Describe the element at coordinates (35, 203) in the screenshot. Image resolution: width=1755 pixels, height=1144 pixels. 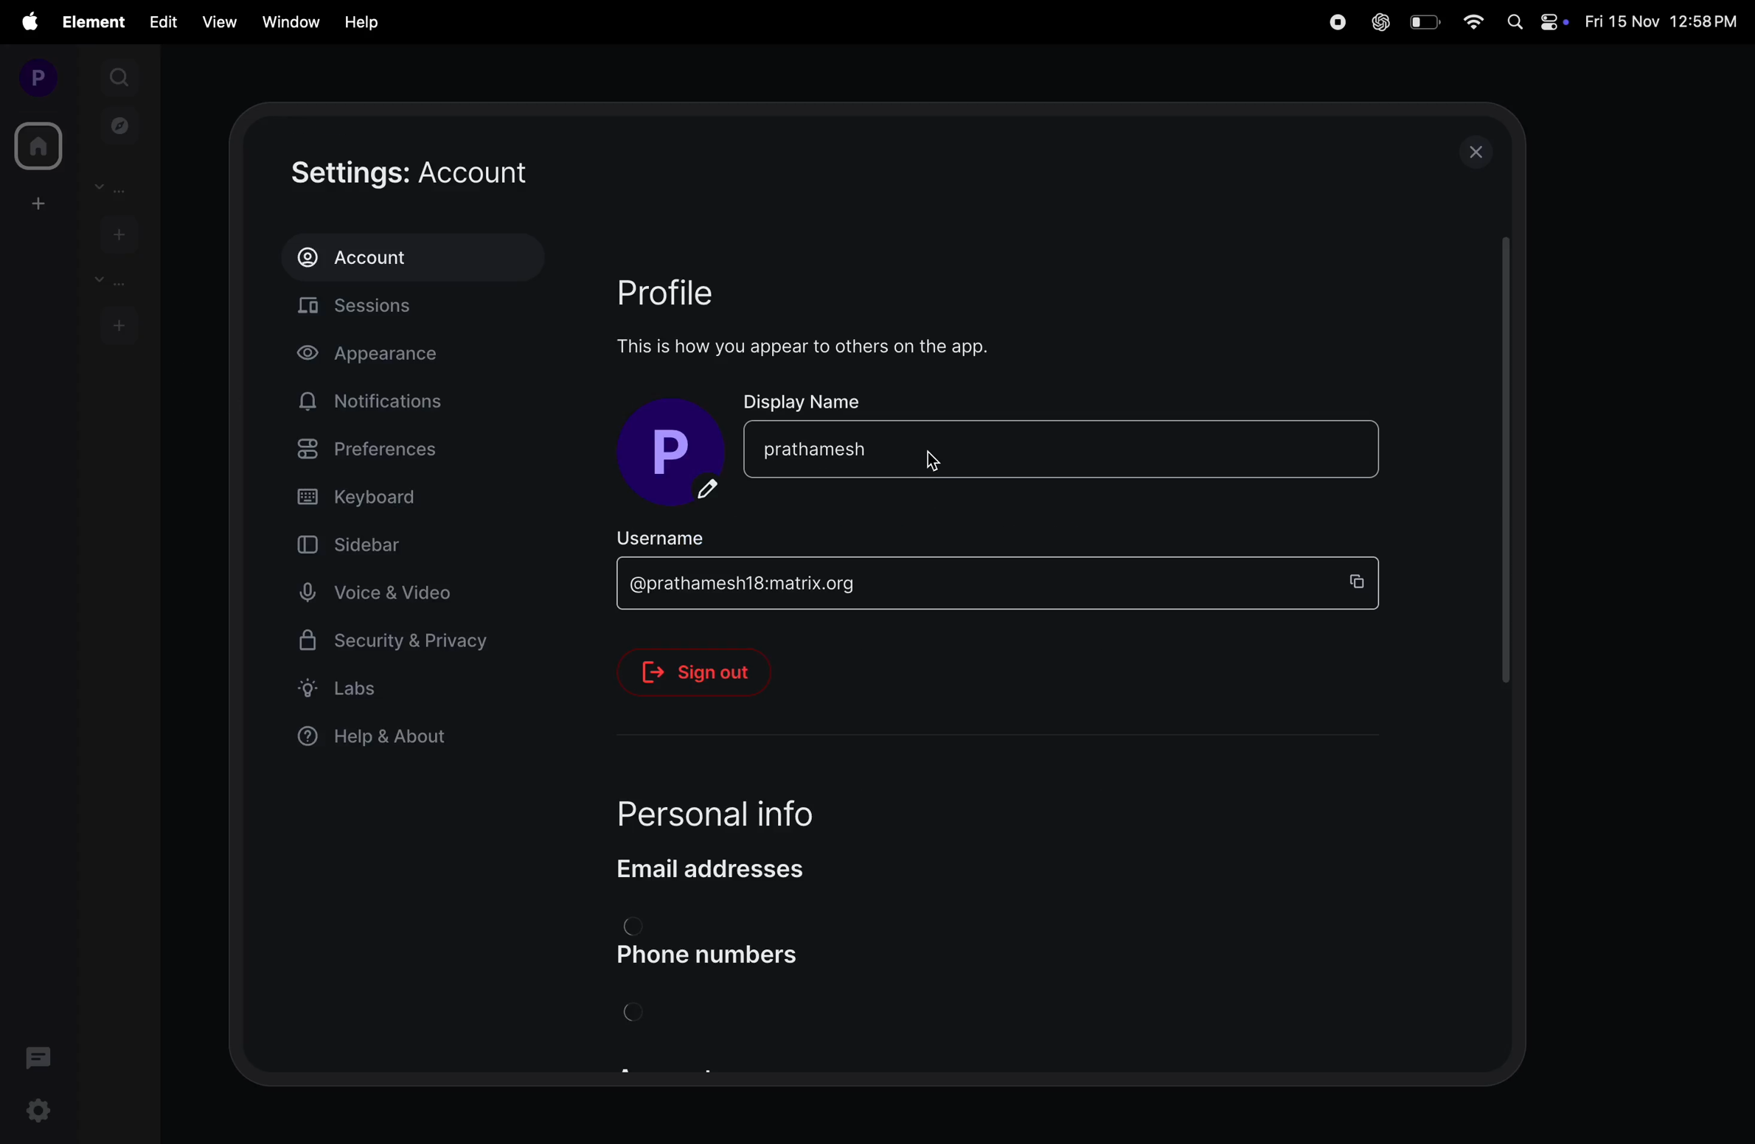
I see `add` at that location.